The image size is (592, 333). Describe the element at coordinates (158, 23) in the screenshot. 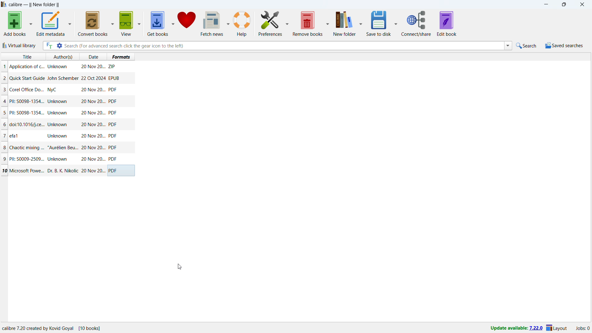

I see `get books` at that location.